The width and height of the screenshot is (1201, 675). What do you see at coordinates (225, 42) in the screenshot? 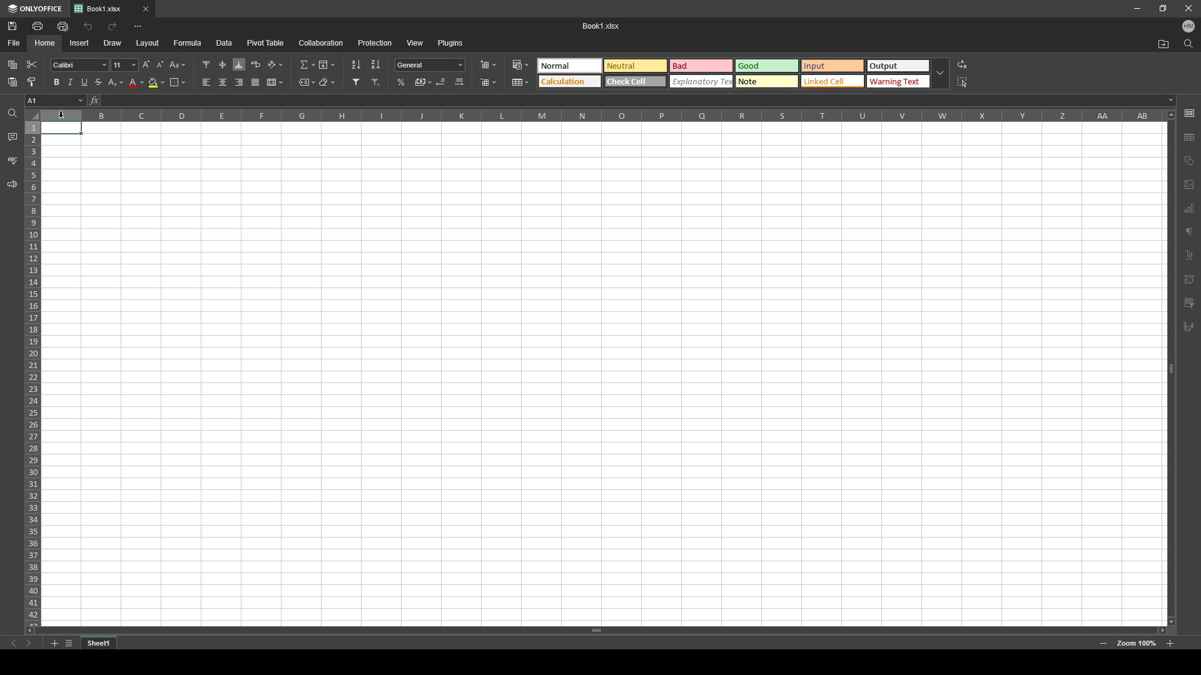
I see `data` at bounding box center [225, 42].